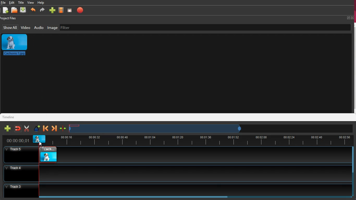 The width and height of the screenshot is (356, 200). Describe the element at coordinates (27, 128) in the screenshot. I see `cut` at that location.